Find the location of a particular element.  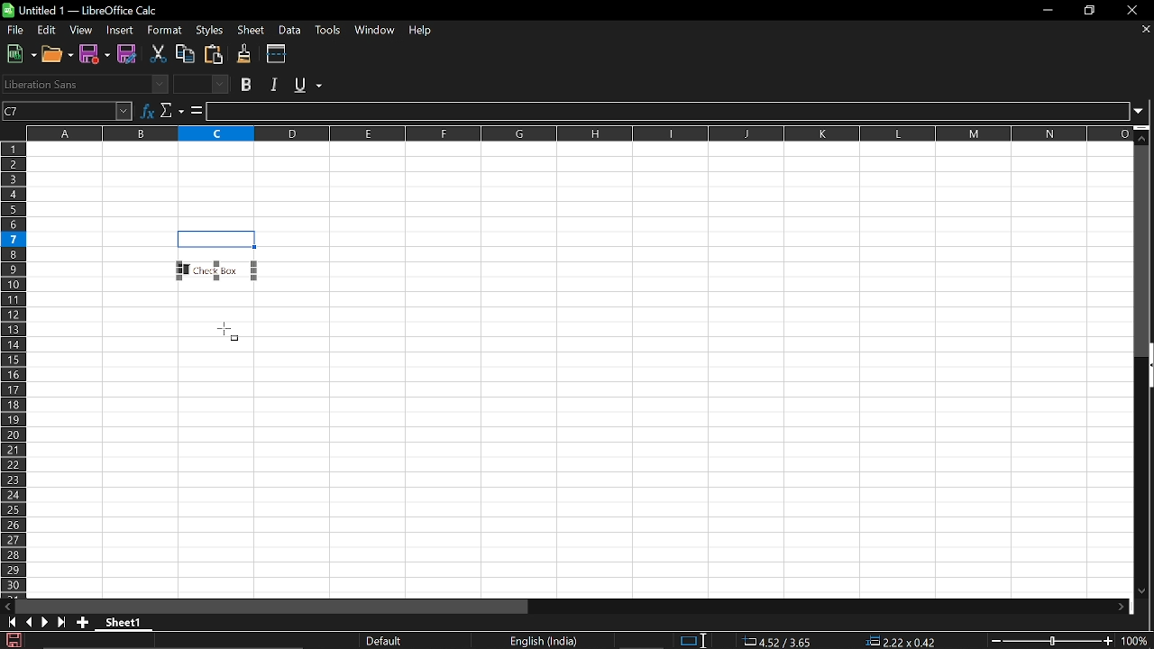

Undetline is located at coordinates (307, 84).